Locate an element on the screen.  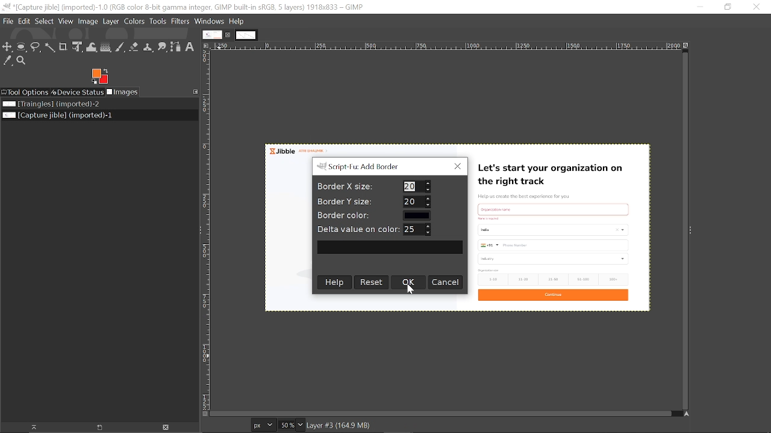
Filters is located at coordinates (181, 21).